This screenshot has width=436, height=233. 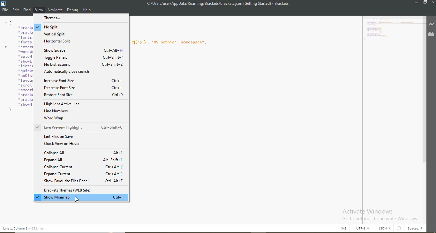 What do you see at coordinates (394, 30) in the screenshot?
I see `minimap` at bounding box center [394, 30].